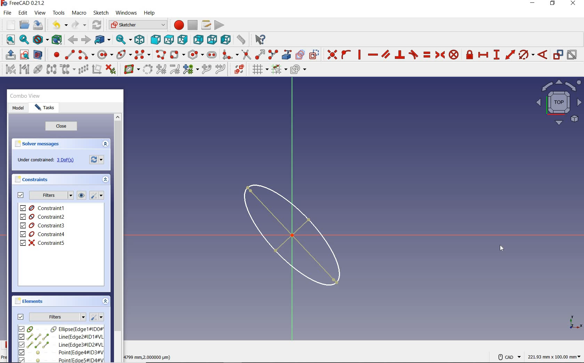 The width and height of the screenshot is (584, 363). I want to click on collapse, so click(105, 144).